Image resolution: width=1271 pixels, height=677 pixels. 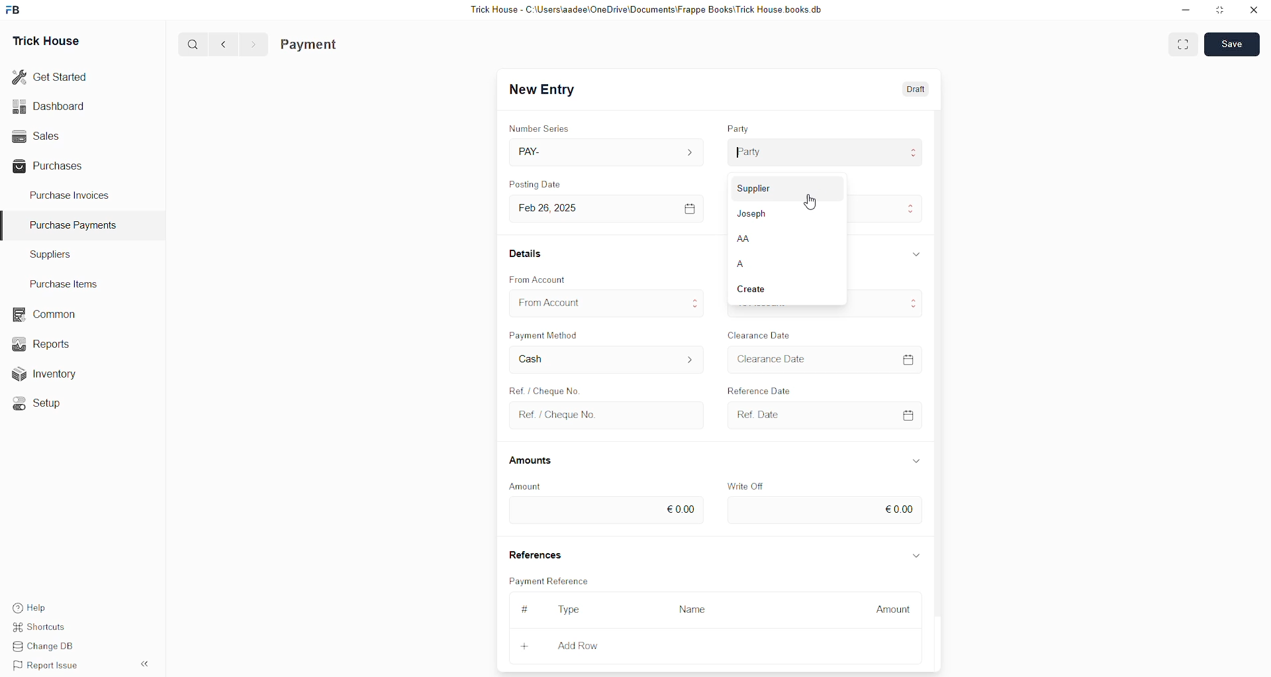 What do you see at coordinates (1184, 45) in the screenshot?
I see `toggle between form and full width` at bounding box center [1184, 45].